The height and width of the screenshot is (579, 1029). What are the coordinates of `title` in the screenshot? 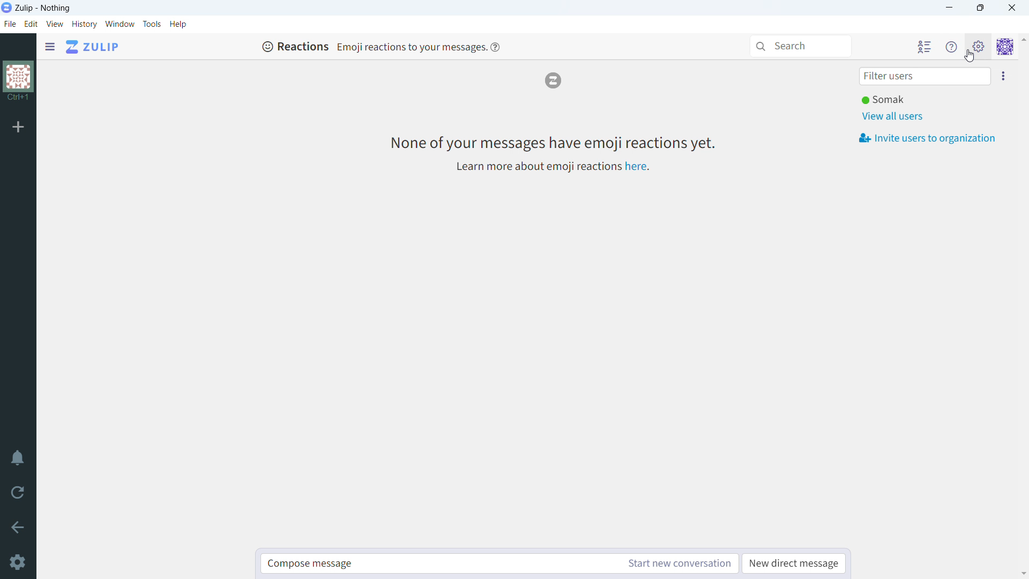 It's located at (43, 9).